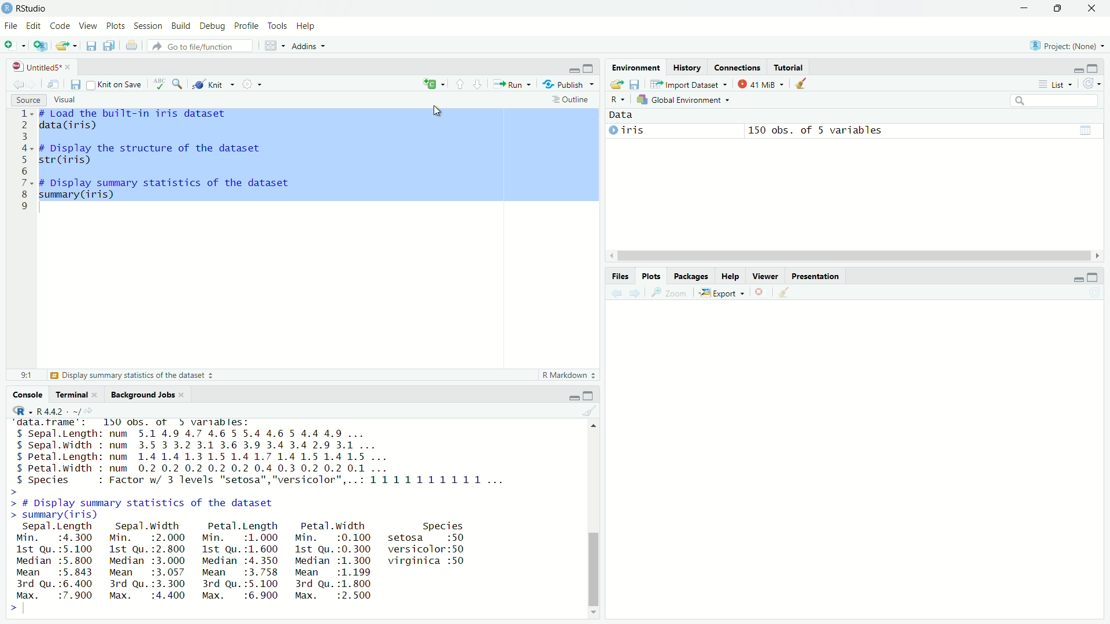  I want to click on Build, so click(181, 25).